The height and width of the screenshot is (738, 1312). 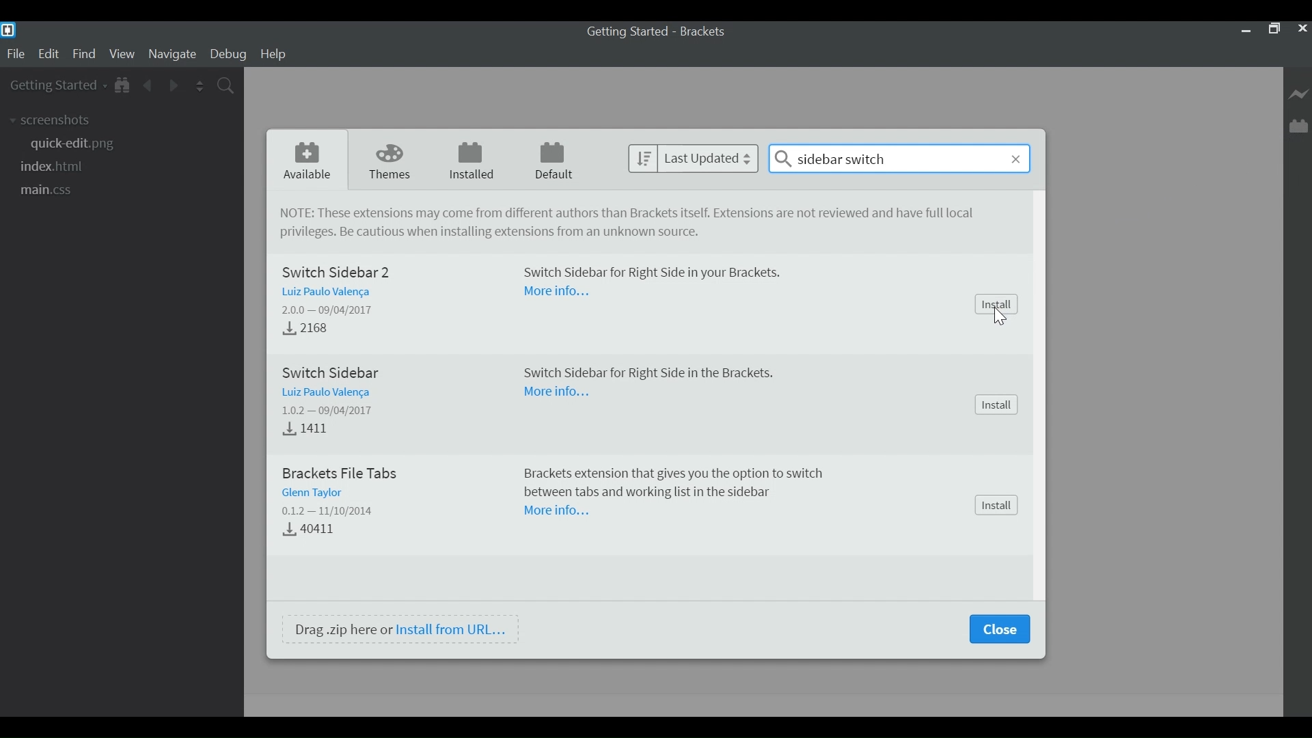 What do you see at coordinates (553, 160) in the screenshot?
I see `Default` at bounding box center [553, 160].